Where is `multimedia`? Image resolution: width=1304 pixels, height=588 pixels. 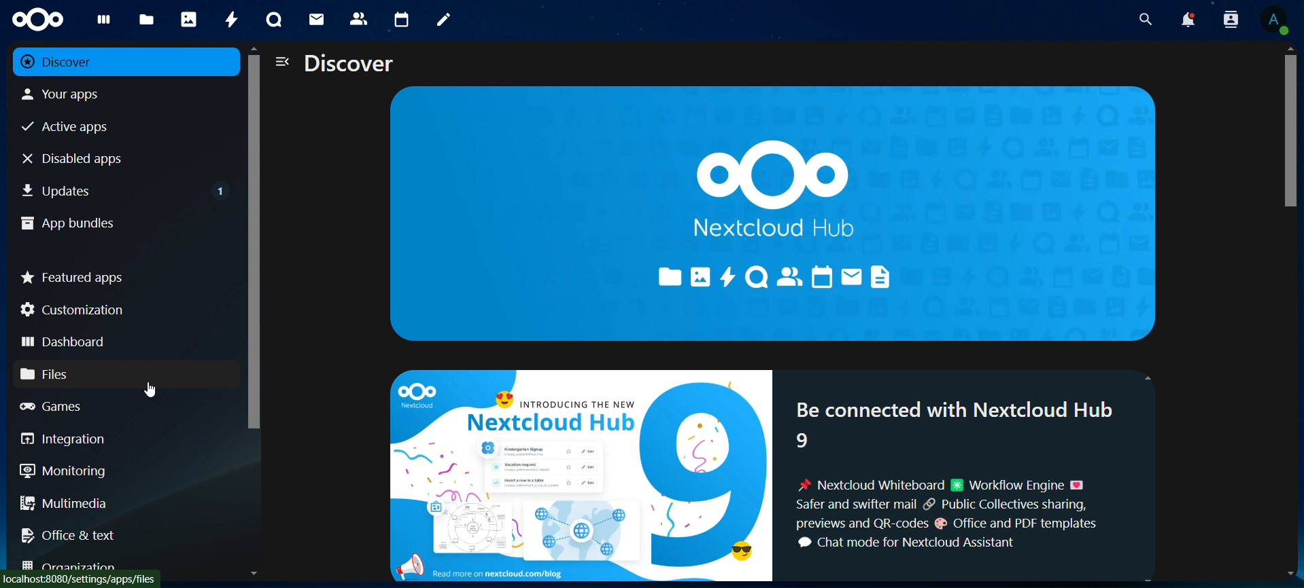 multimedia is located at coordinates (65, 505).